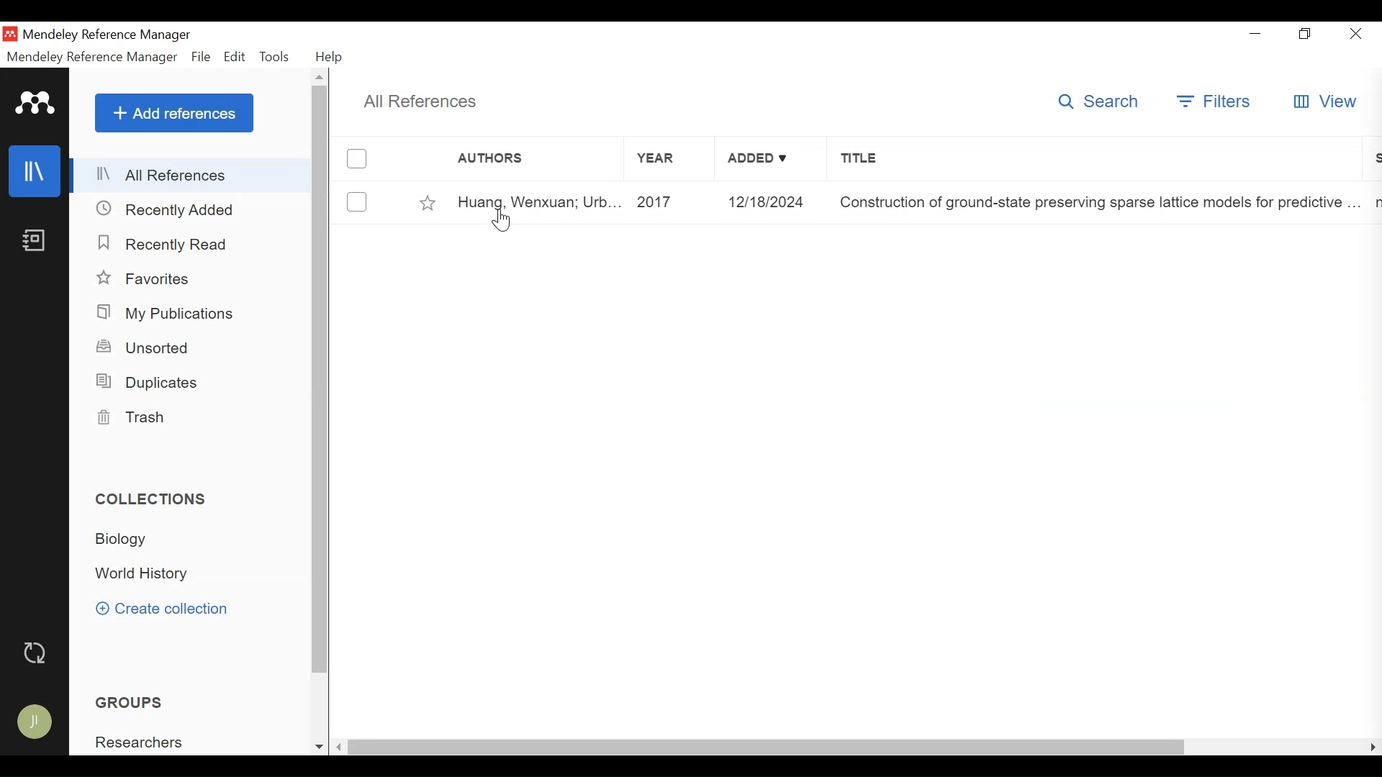  I want to click on Added, so click(769, 158).